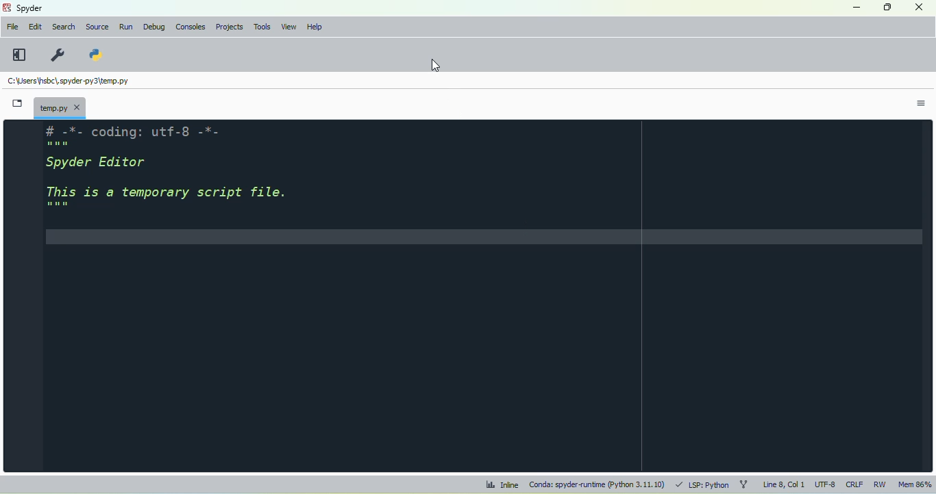 This screenshot has height=494, width=936. What do you see at coordinates (597, 484) in the screenshot?
I see `conda: spyder-runtime (python 3. 11. 10)` at bounding box center [597, 484].